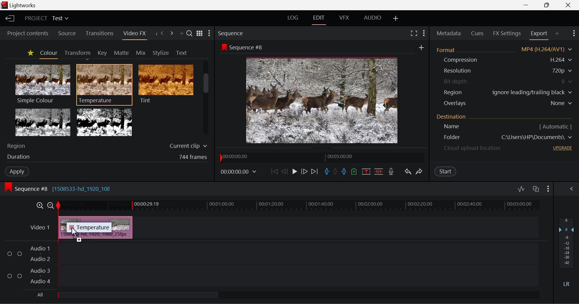  What do you see at coordinates (295, 172) in the screenshot?
I see `Play` at bounding box center [295, 172].